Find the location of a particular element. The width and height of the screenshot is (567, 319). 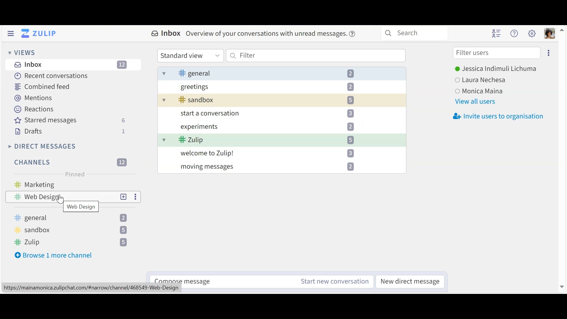

https://mainamonica.zulipchat.com/#narrow/channel/468549-Web-Design is located at coordinates (92, 288).